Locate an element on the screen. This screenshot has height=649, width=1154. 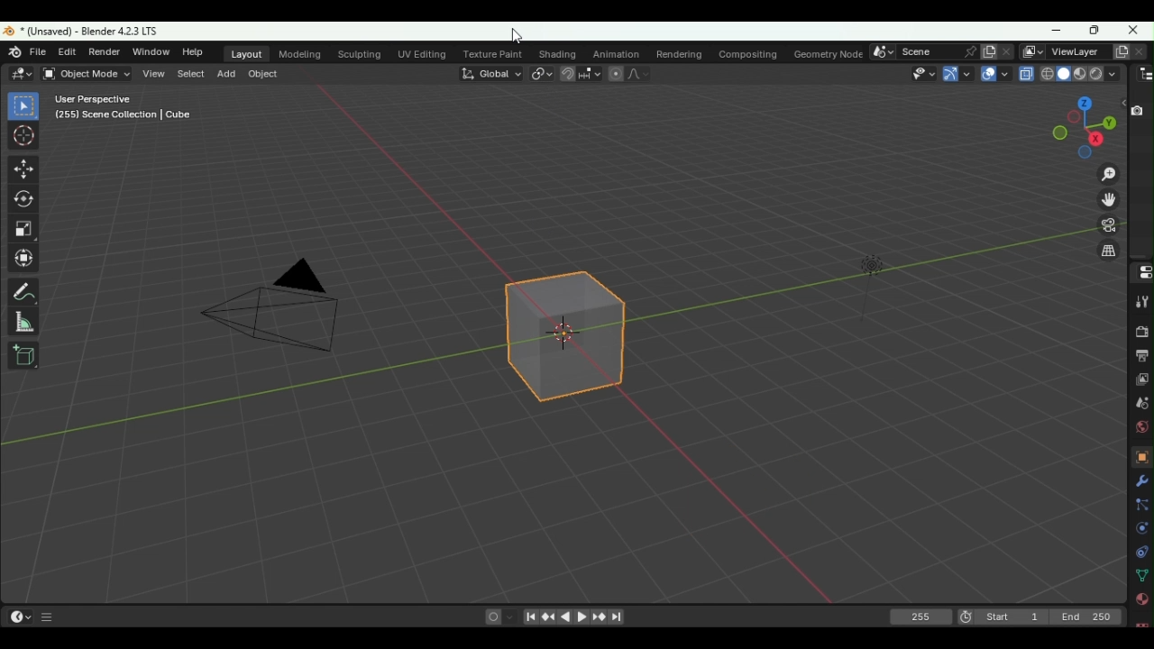
camera is located at coordinates (264, 315).